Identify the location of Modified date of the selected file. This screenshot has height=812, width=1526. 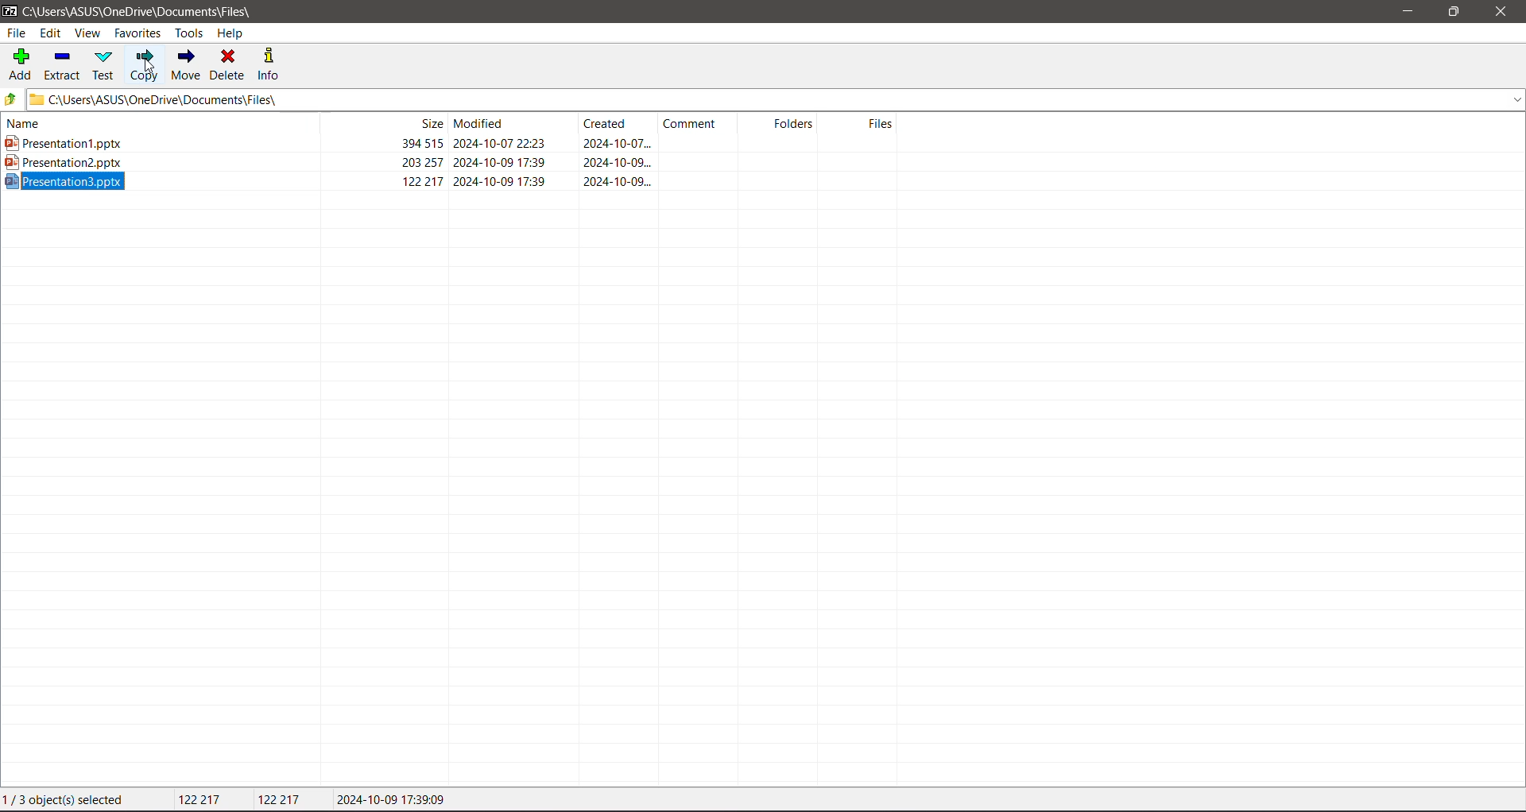
(396, 800).